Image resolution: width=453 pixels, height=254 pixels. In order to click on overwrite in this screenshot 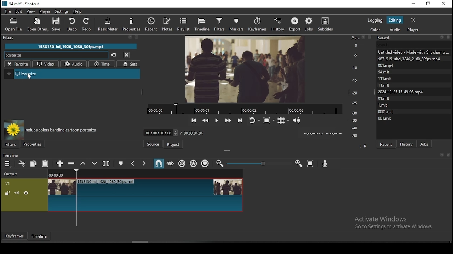, I will do `click(94, 164)`.